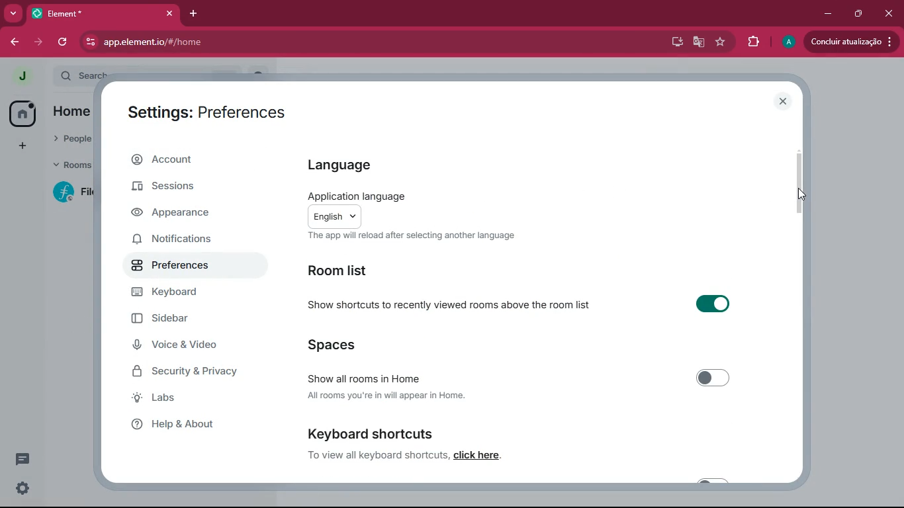 The height and width of the screenshot is (508, 904). What do you see at coordinates (713, 378) in the screenshot?
I see `Toggle` at bounding box center [713, 378].